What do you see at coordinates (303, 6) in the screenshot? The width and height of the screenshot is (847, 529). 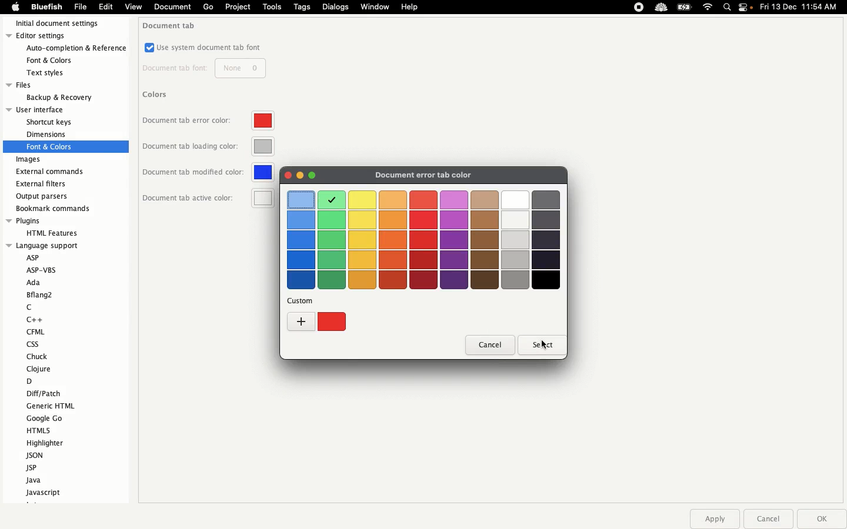 I see `Tags` at bounding box center [303, 6].